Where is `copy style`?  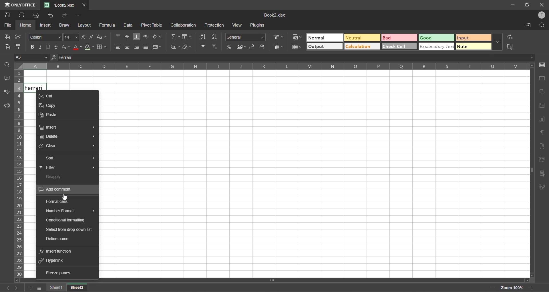
copy style is located at coordinates (19, 47).